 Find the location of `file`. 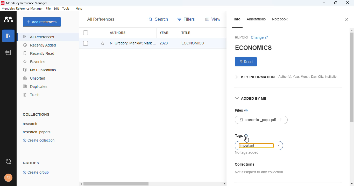

file is located at coordinates (48, 9).